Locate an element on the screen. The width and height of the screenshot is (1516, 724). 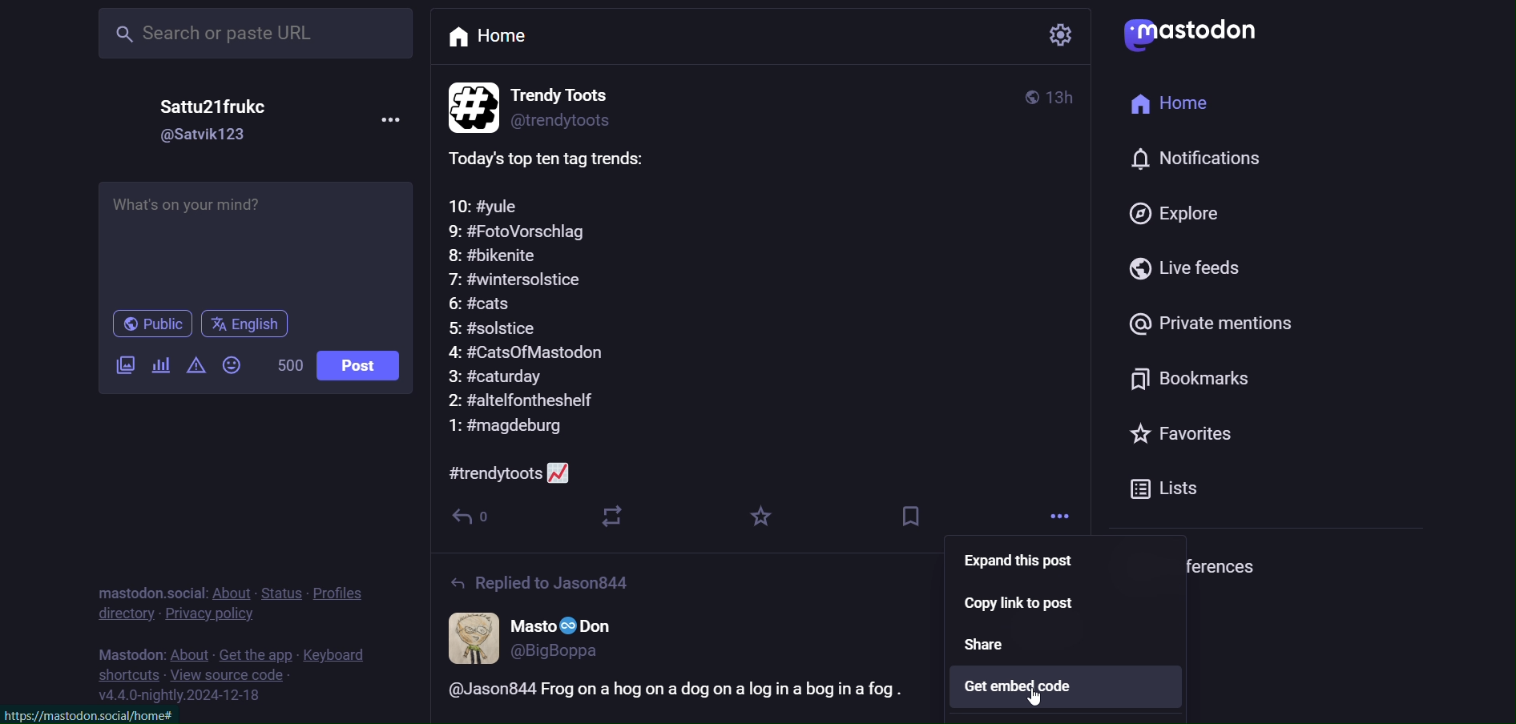
Replied to jason244 is located at coordinates (546, 581).